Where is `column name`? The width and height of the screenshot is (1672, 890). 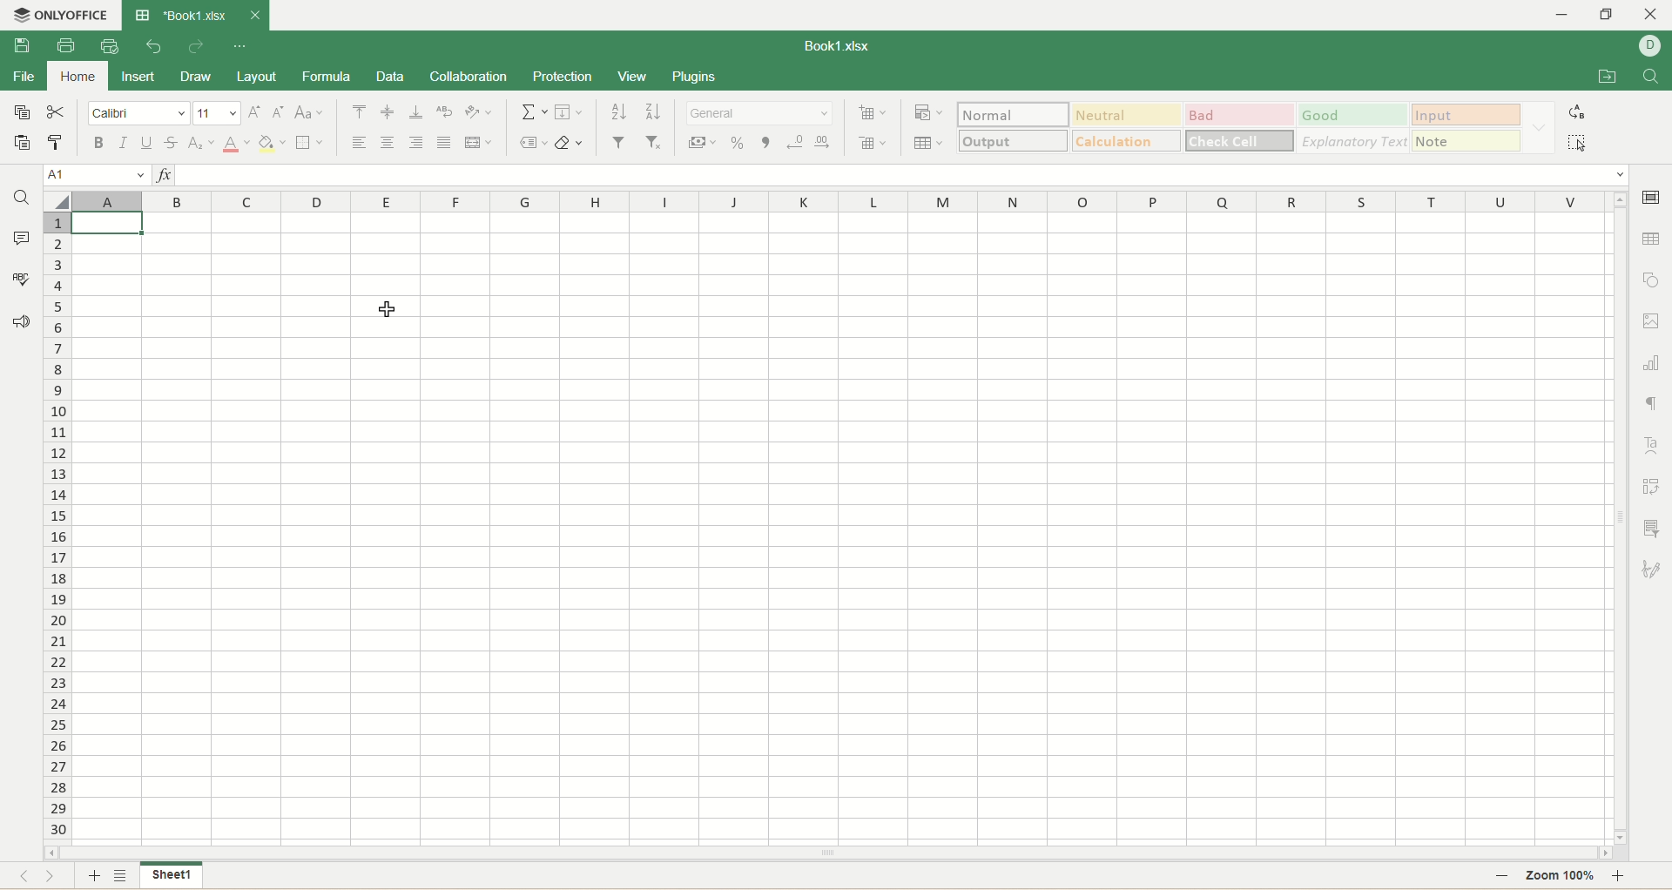 column name is located at coordinates (839, 201).